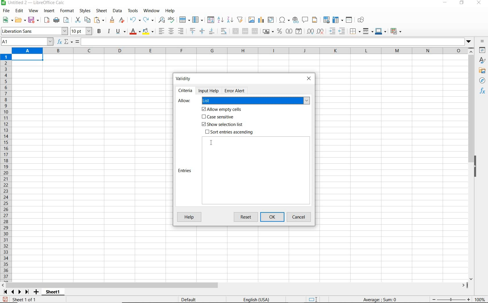  What do you see at coordinates (230, 133) in the screenshot?
I see `Sort entries ascending` at bounding box center [230, 133].